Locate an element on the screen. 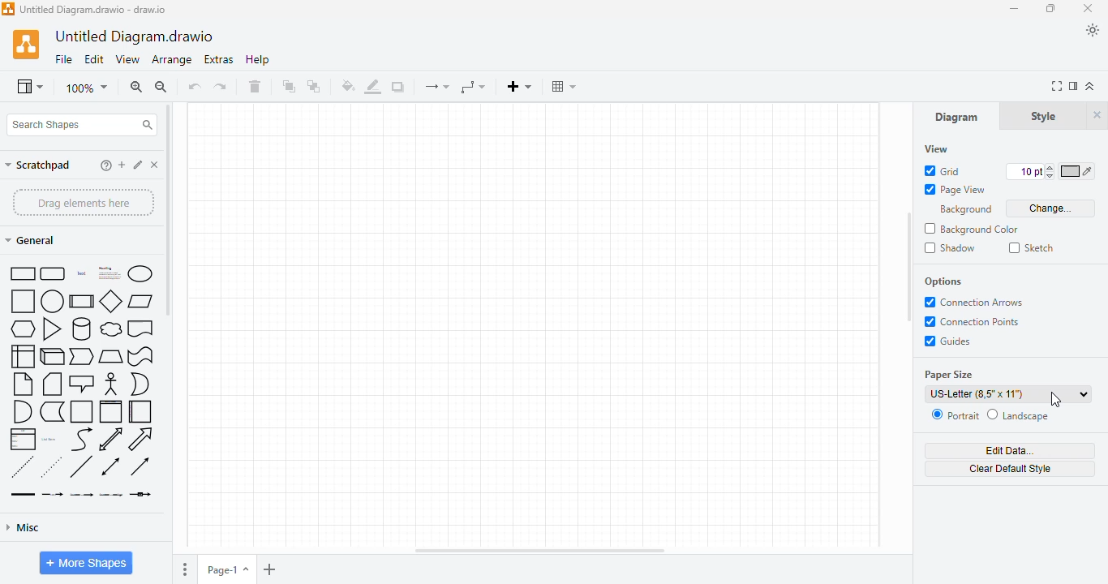 This screenshot has height=584, width=1108. sketch is located at coordinates (1032, 247).